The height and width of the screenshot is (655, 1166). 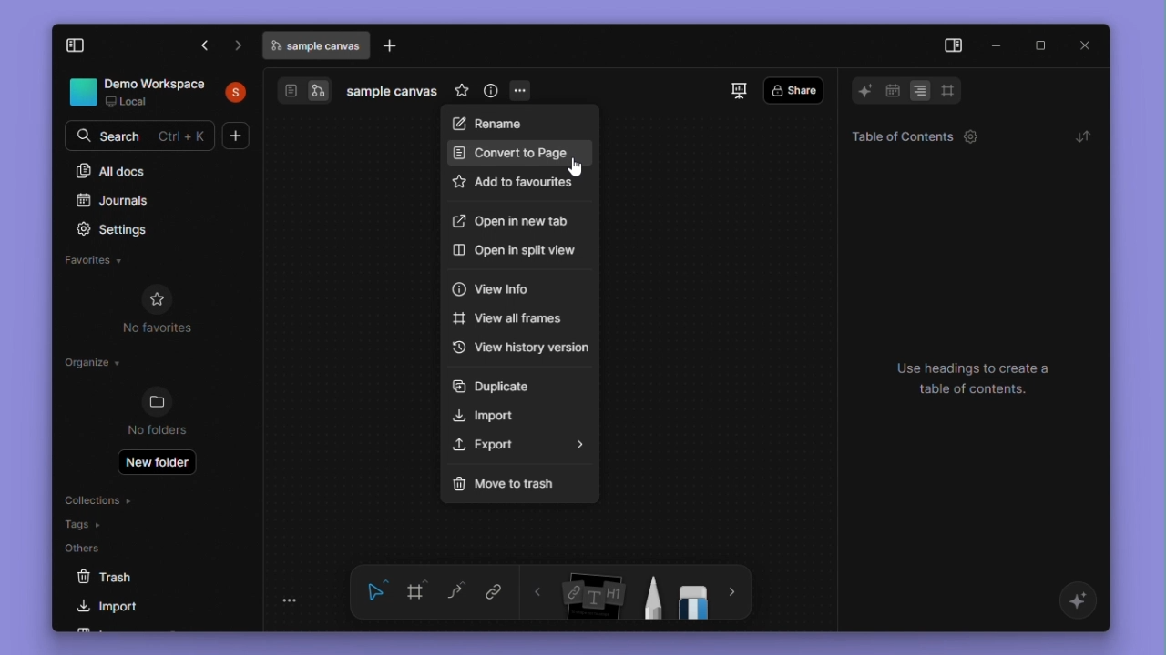 I want to click on View all frames, so click(x=509, y=322).